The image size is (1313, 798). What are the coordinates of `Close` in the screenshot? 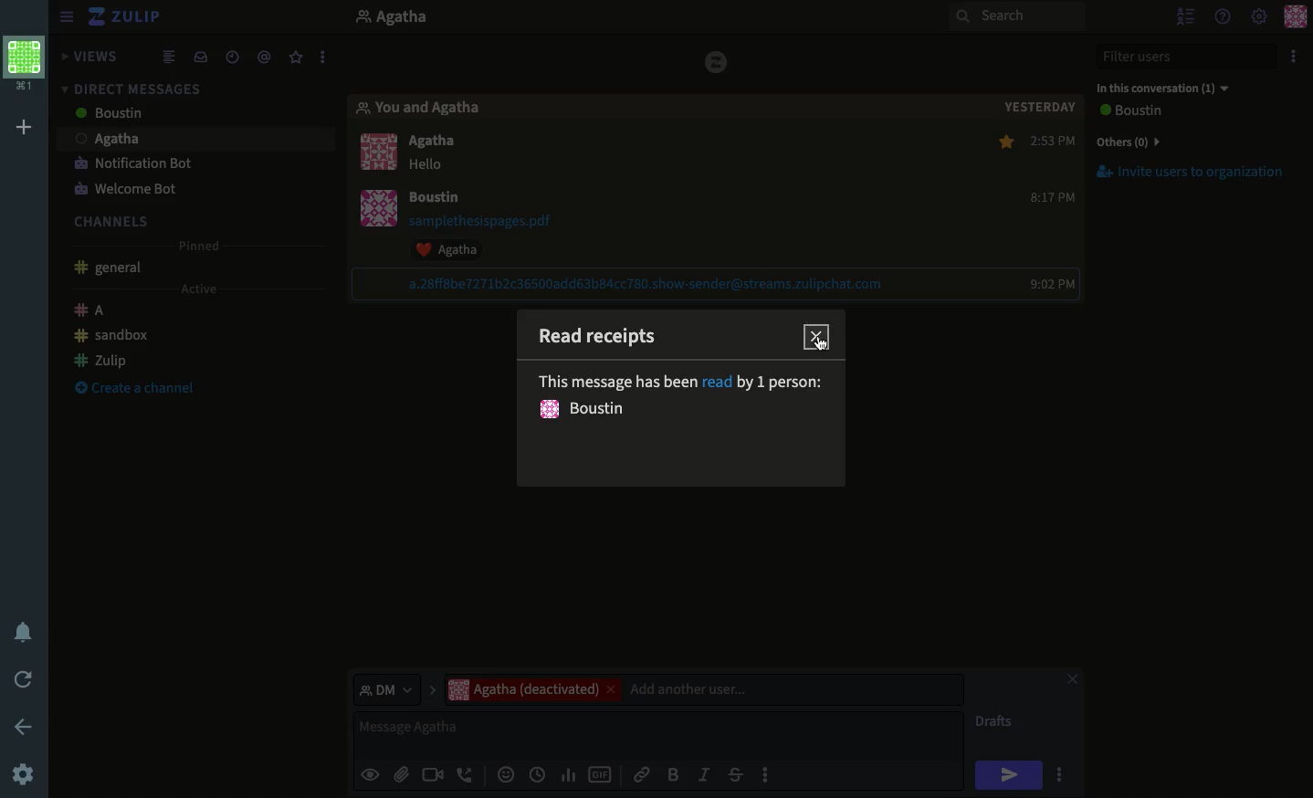 It's located at (1072, 681).